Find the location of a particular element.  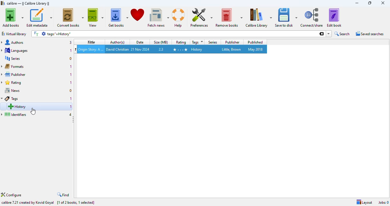

series is located at coordinates (12, 58).